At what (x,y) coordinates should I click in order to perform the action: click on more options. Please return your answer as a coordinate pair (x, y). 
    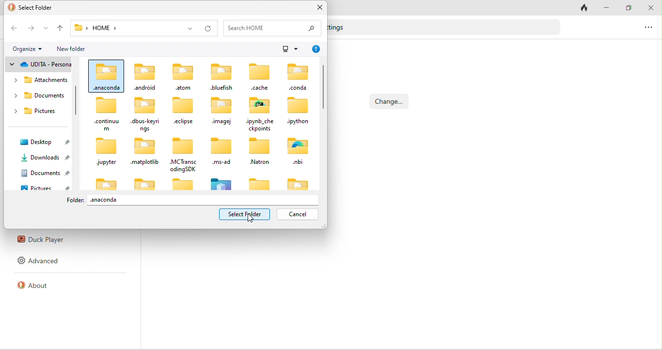
    Looking at the image, I should click on (647, 27).